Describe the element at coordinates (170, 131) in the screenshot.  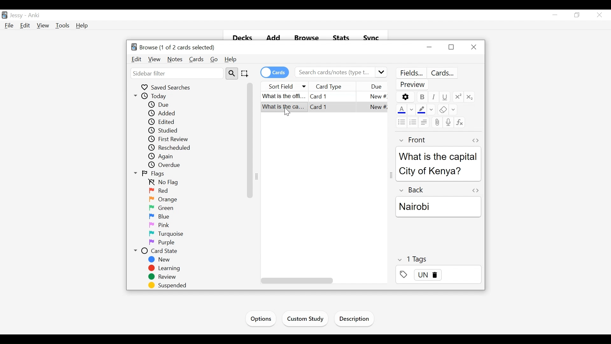
I see `Studied` at that location.